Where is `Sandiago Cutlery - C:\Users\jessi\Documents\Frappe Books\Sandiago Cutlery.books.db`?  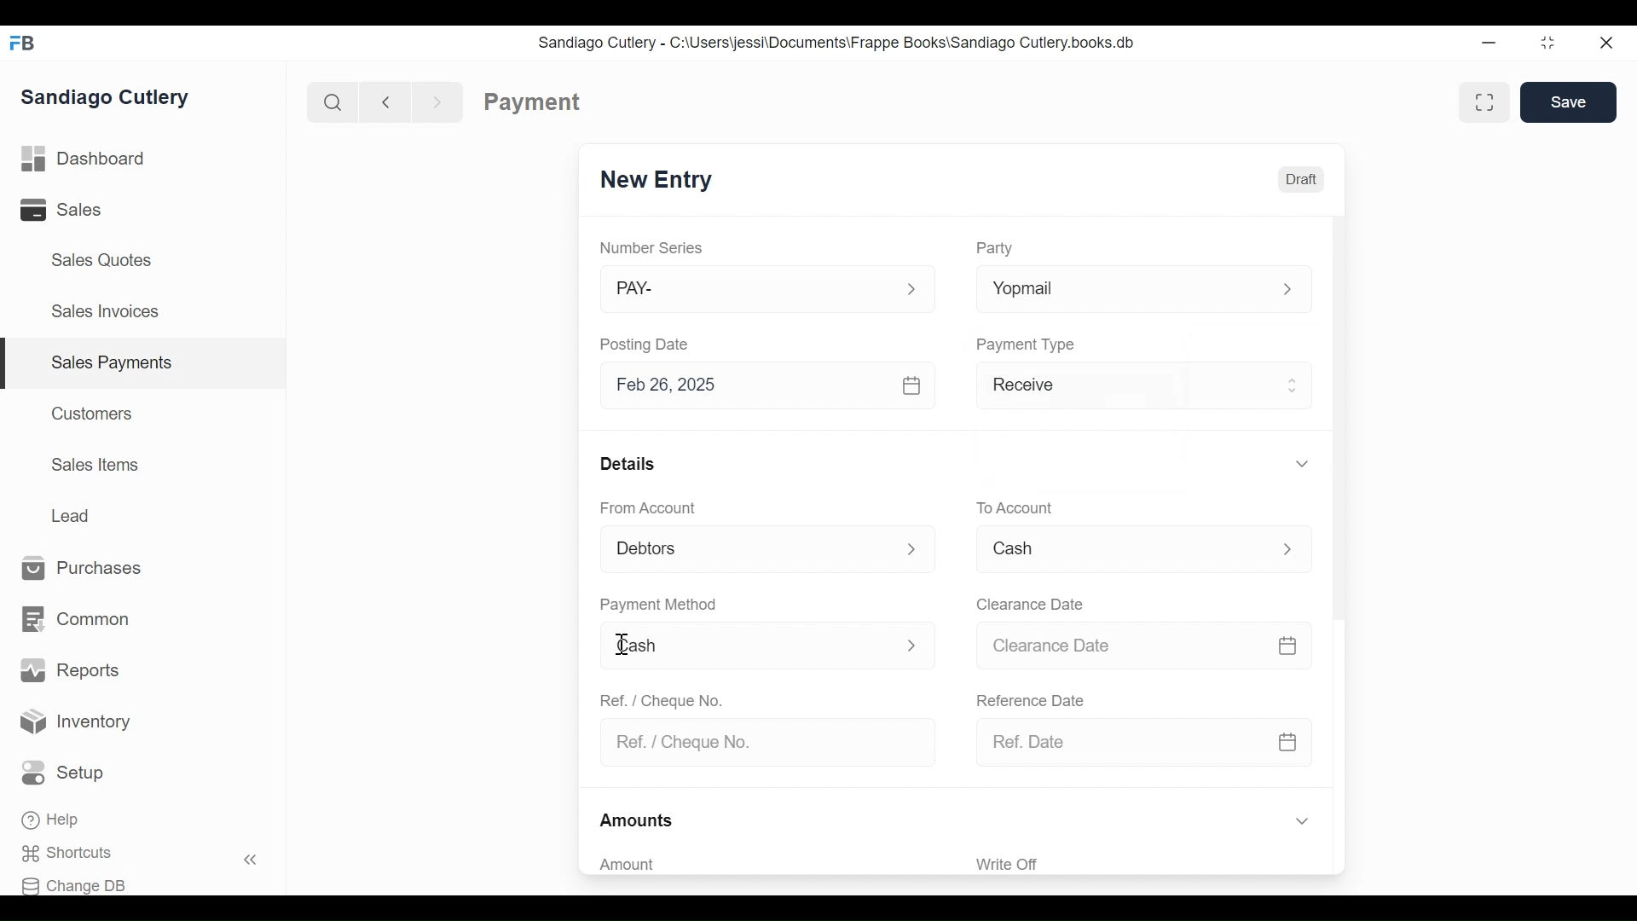
Sandiago Cutlery - C:\Users\jessi\Documents\Frappe Books\Sandiago Cutlery.books.db is located at coordinates (836, 42).